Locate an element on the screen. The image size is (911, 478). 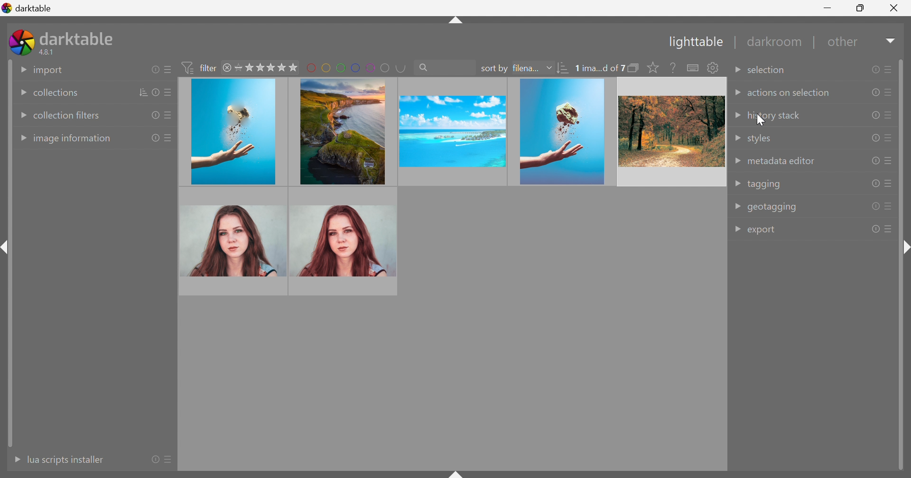
filter is located at coordinates (201, 67).